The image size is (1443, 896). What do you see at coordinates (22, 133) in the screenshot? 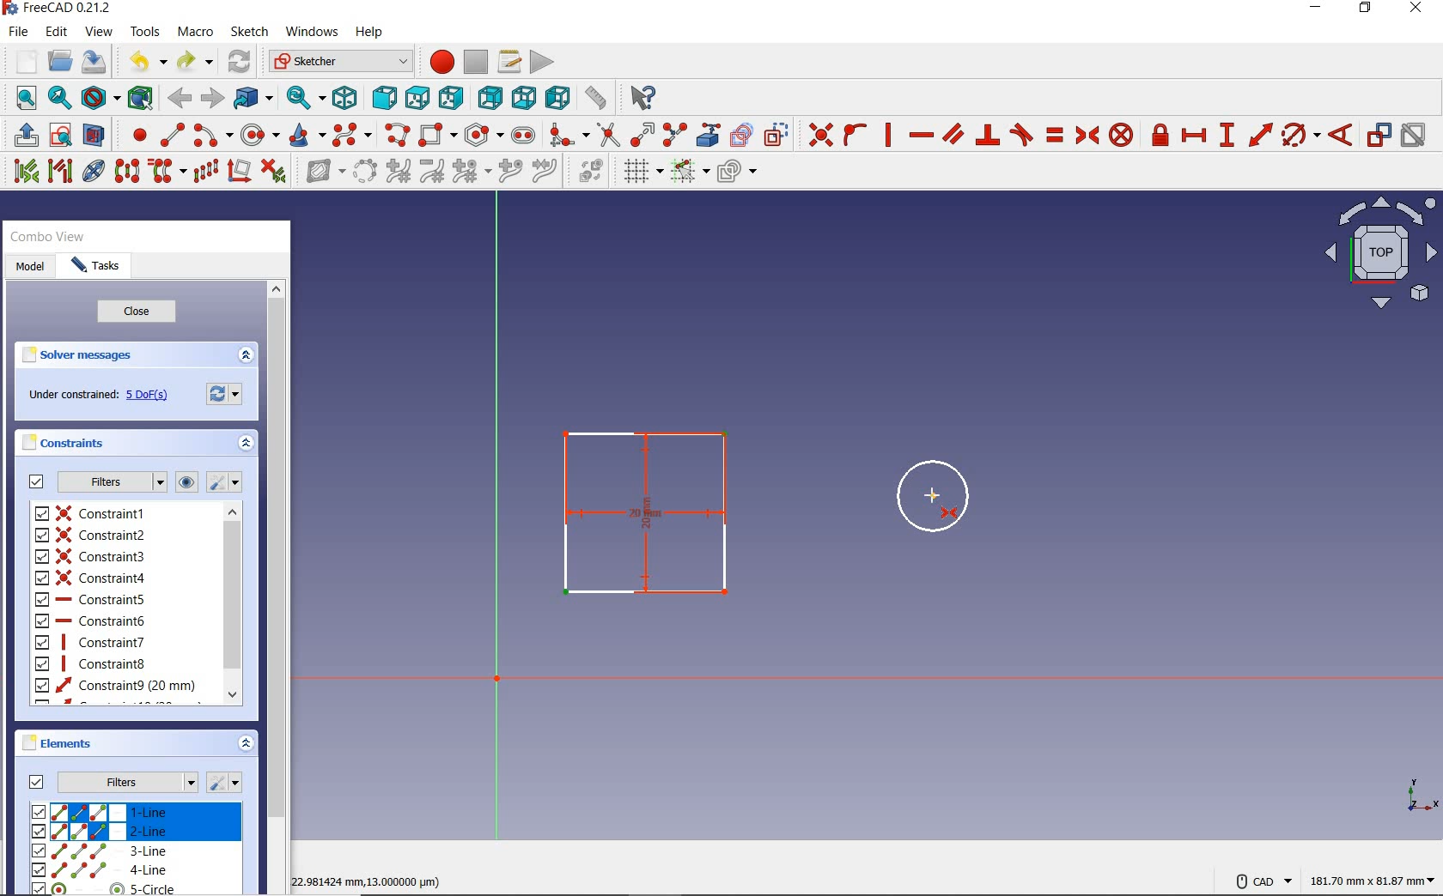
I see `leave sketch` at bounding box center [22, 133].